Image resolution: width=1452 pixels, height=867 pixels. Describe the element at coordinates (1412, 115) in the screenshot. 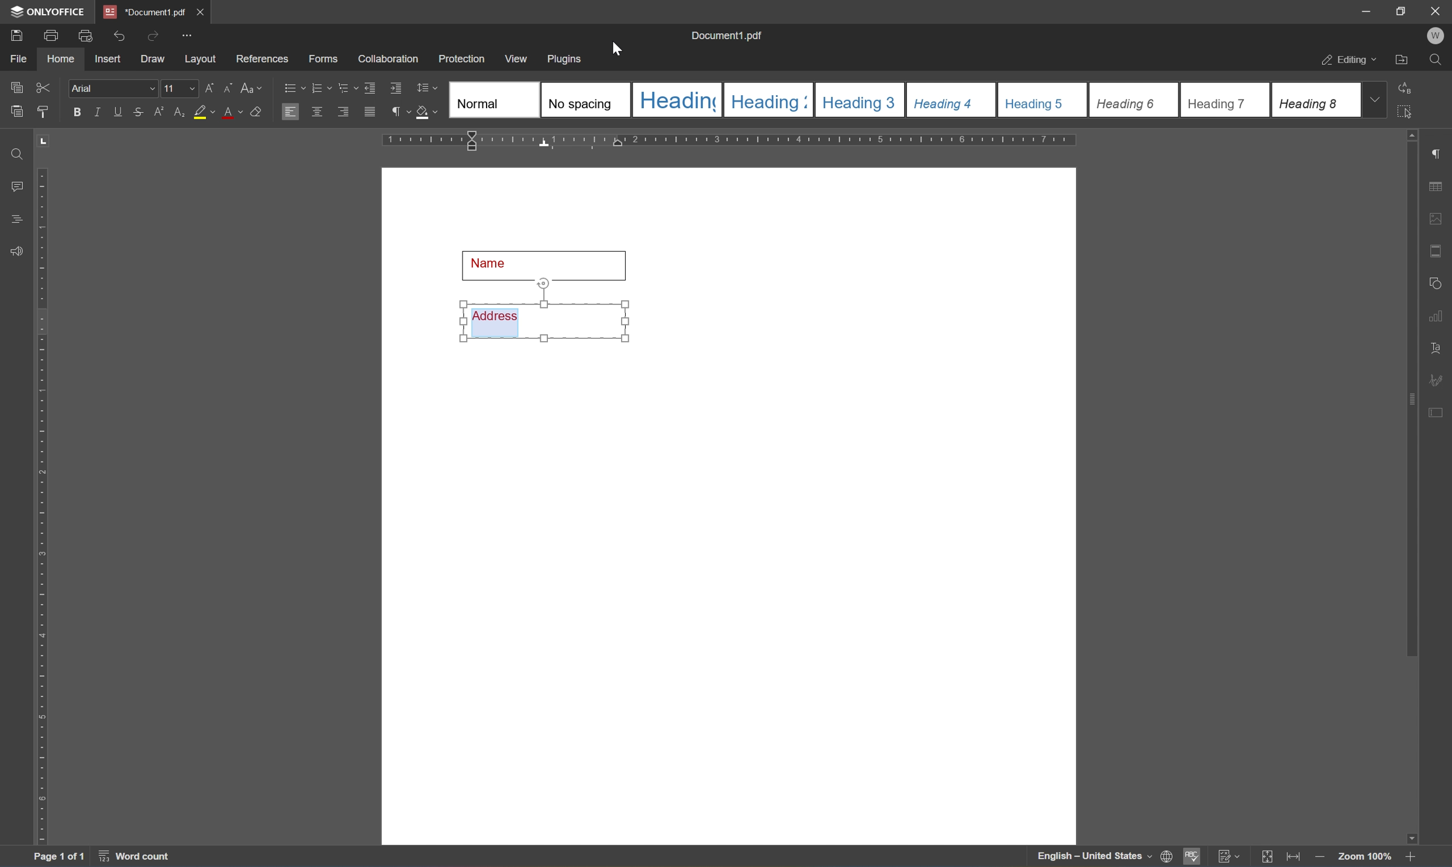

I see `select all` at that location.